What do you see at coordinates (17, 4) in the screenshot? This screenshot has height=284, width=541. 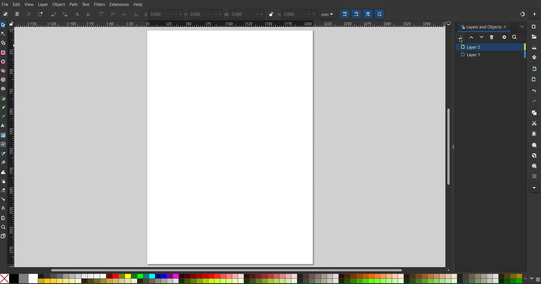 I see `Edit` at bounding box center [17, 4].